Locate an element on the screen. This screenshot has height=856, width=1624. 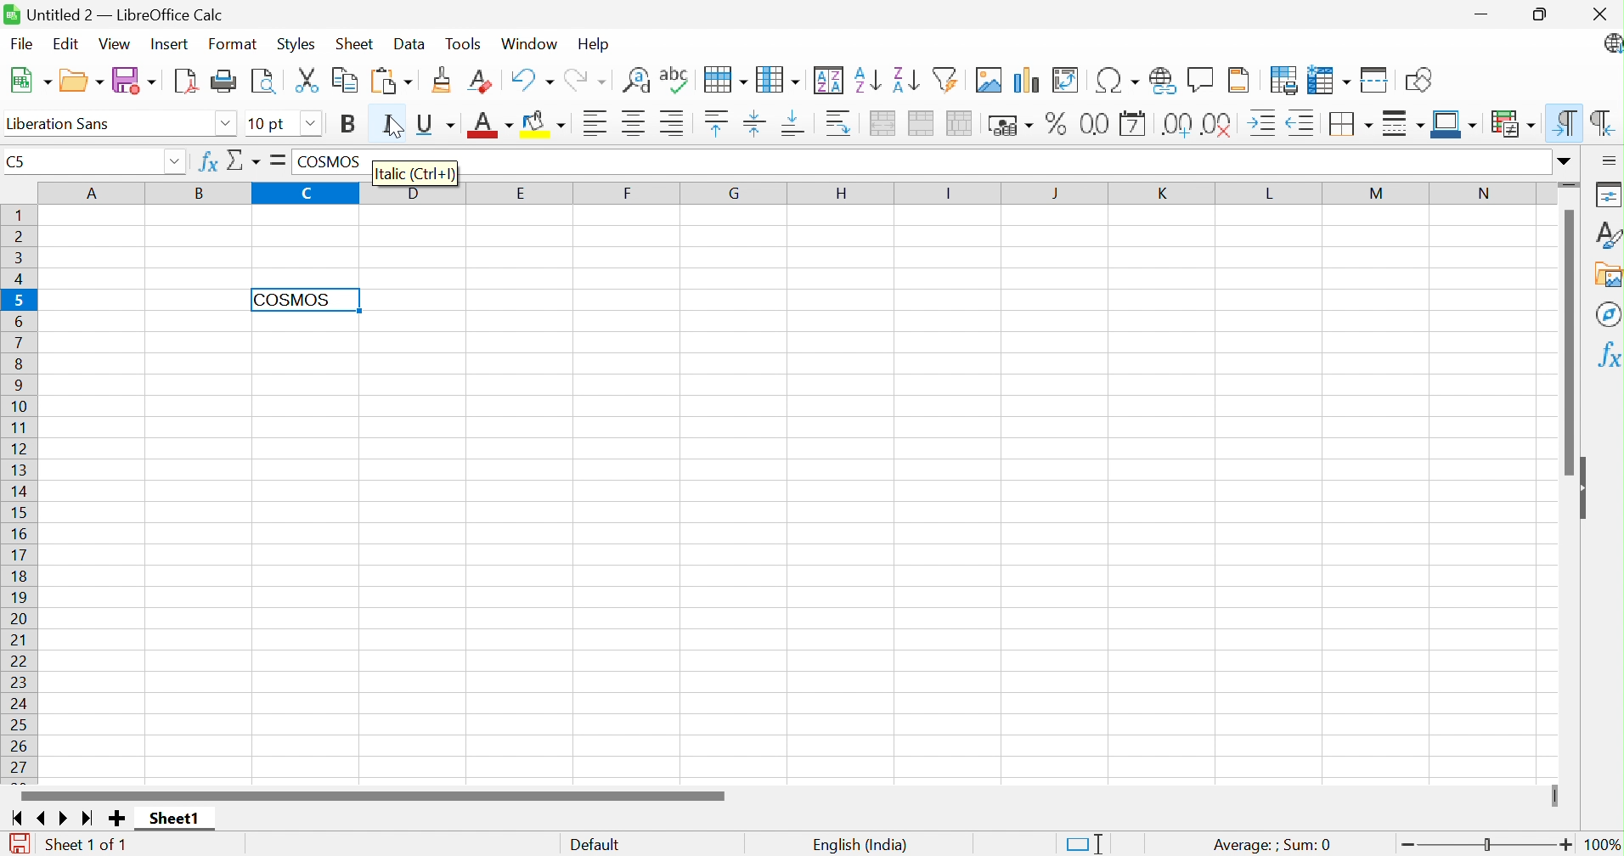
Sidebar settings is located at coordinates (1609, 160).